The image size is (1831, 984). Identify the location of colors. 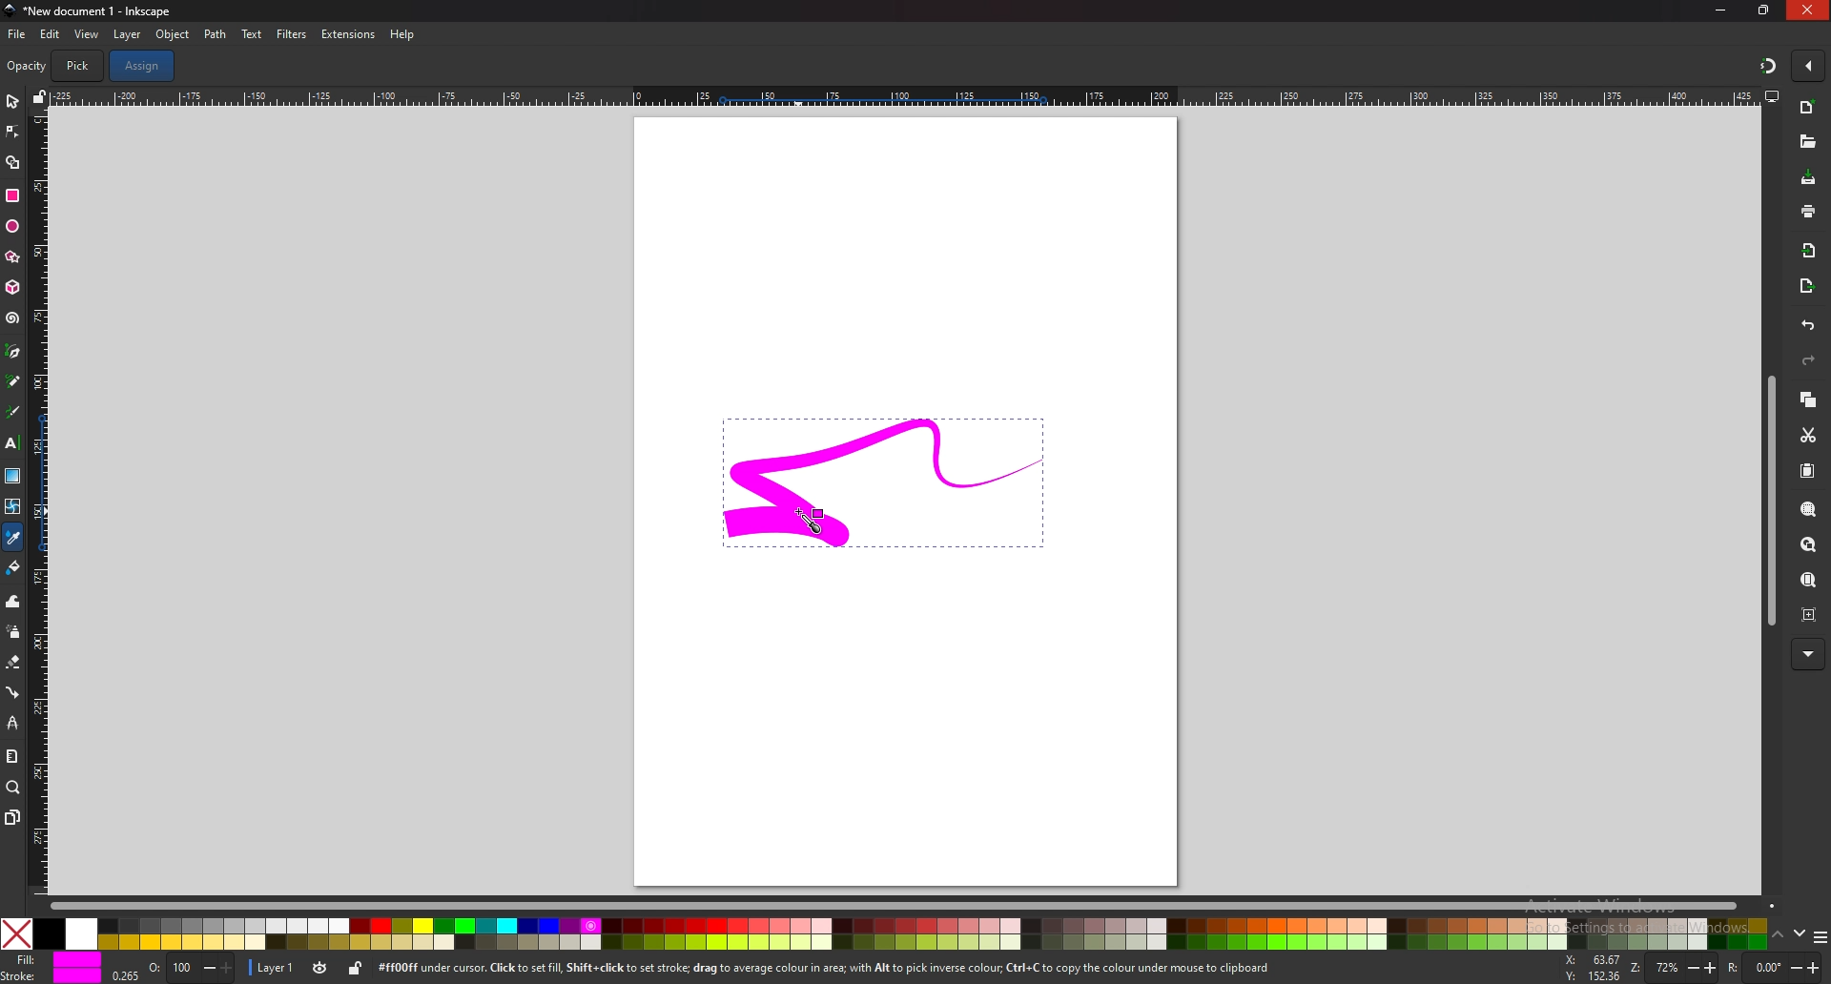
(883, 933).